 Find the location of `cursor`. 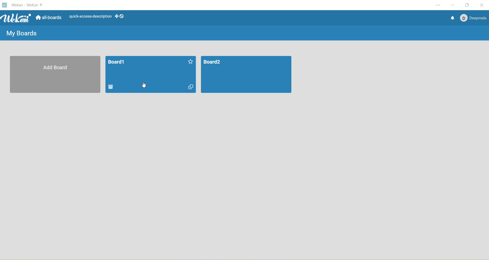

cursor is located at coordinates (143, 84).